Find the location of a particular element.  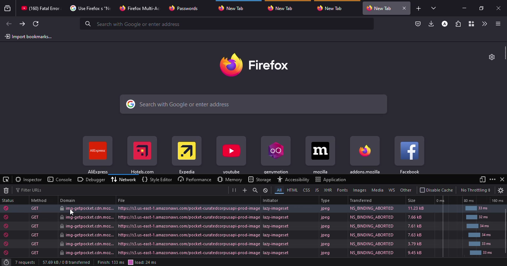

filter urls is located at coordinates (29, 189).